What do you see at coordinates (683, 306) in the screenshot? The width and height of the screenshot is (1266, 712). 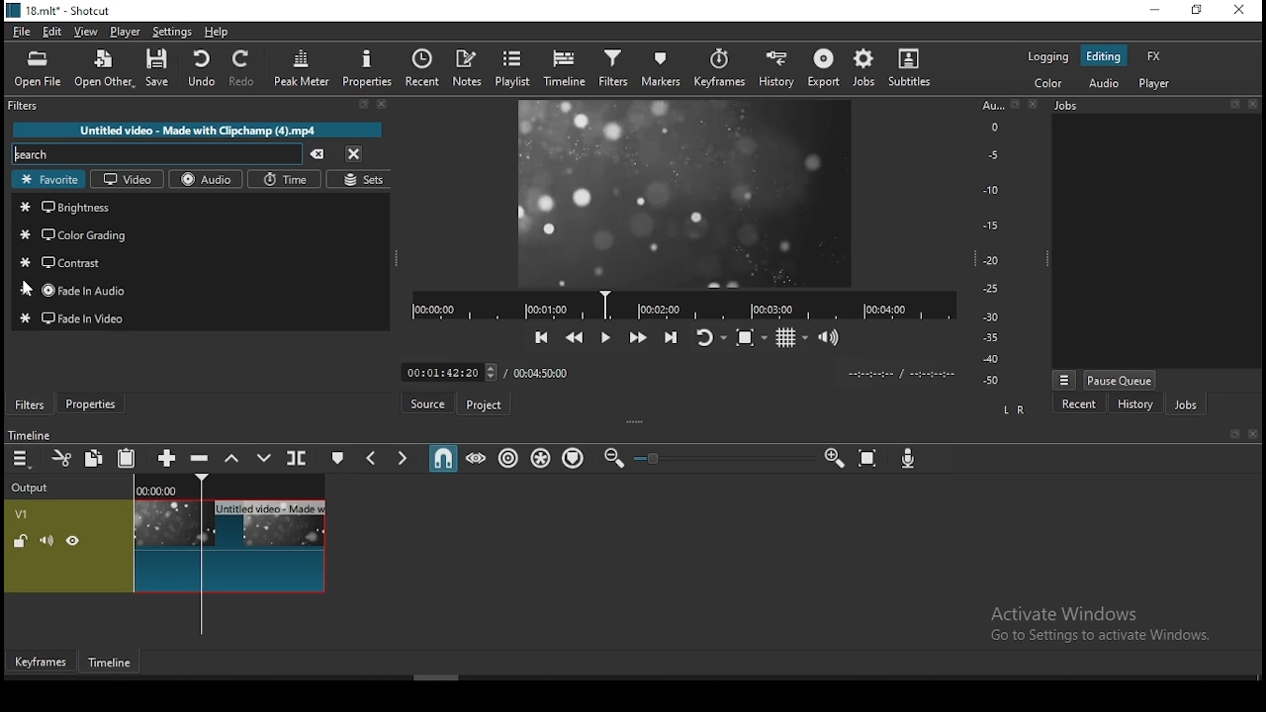 I see `Timeline Navigator` at bounding box center [683, 306].